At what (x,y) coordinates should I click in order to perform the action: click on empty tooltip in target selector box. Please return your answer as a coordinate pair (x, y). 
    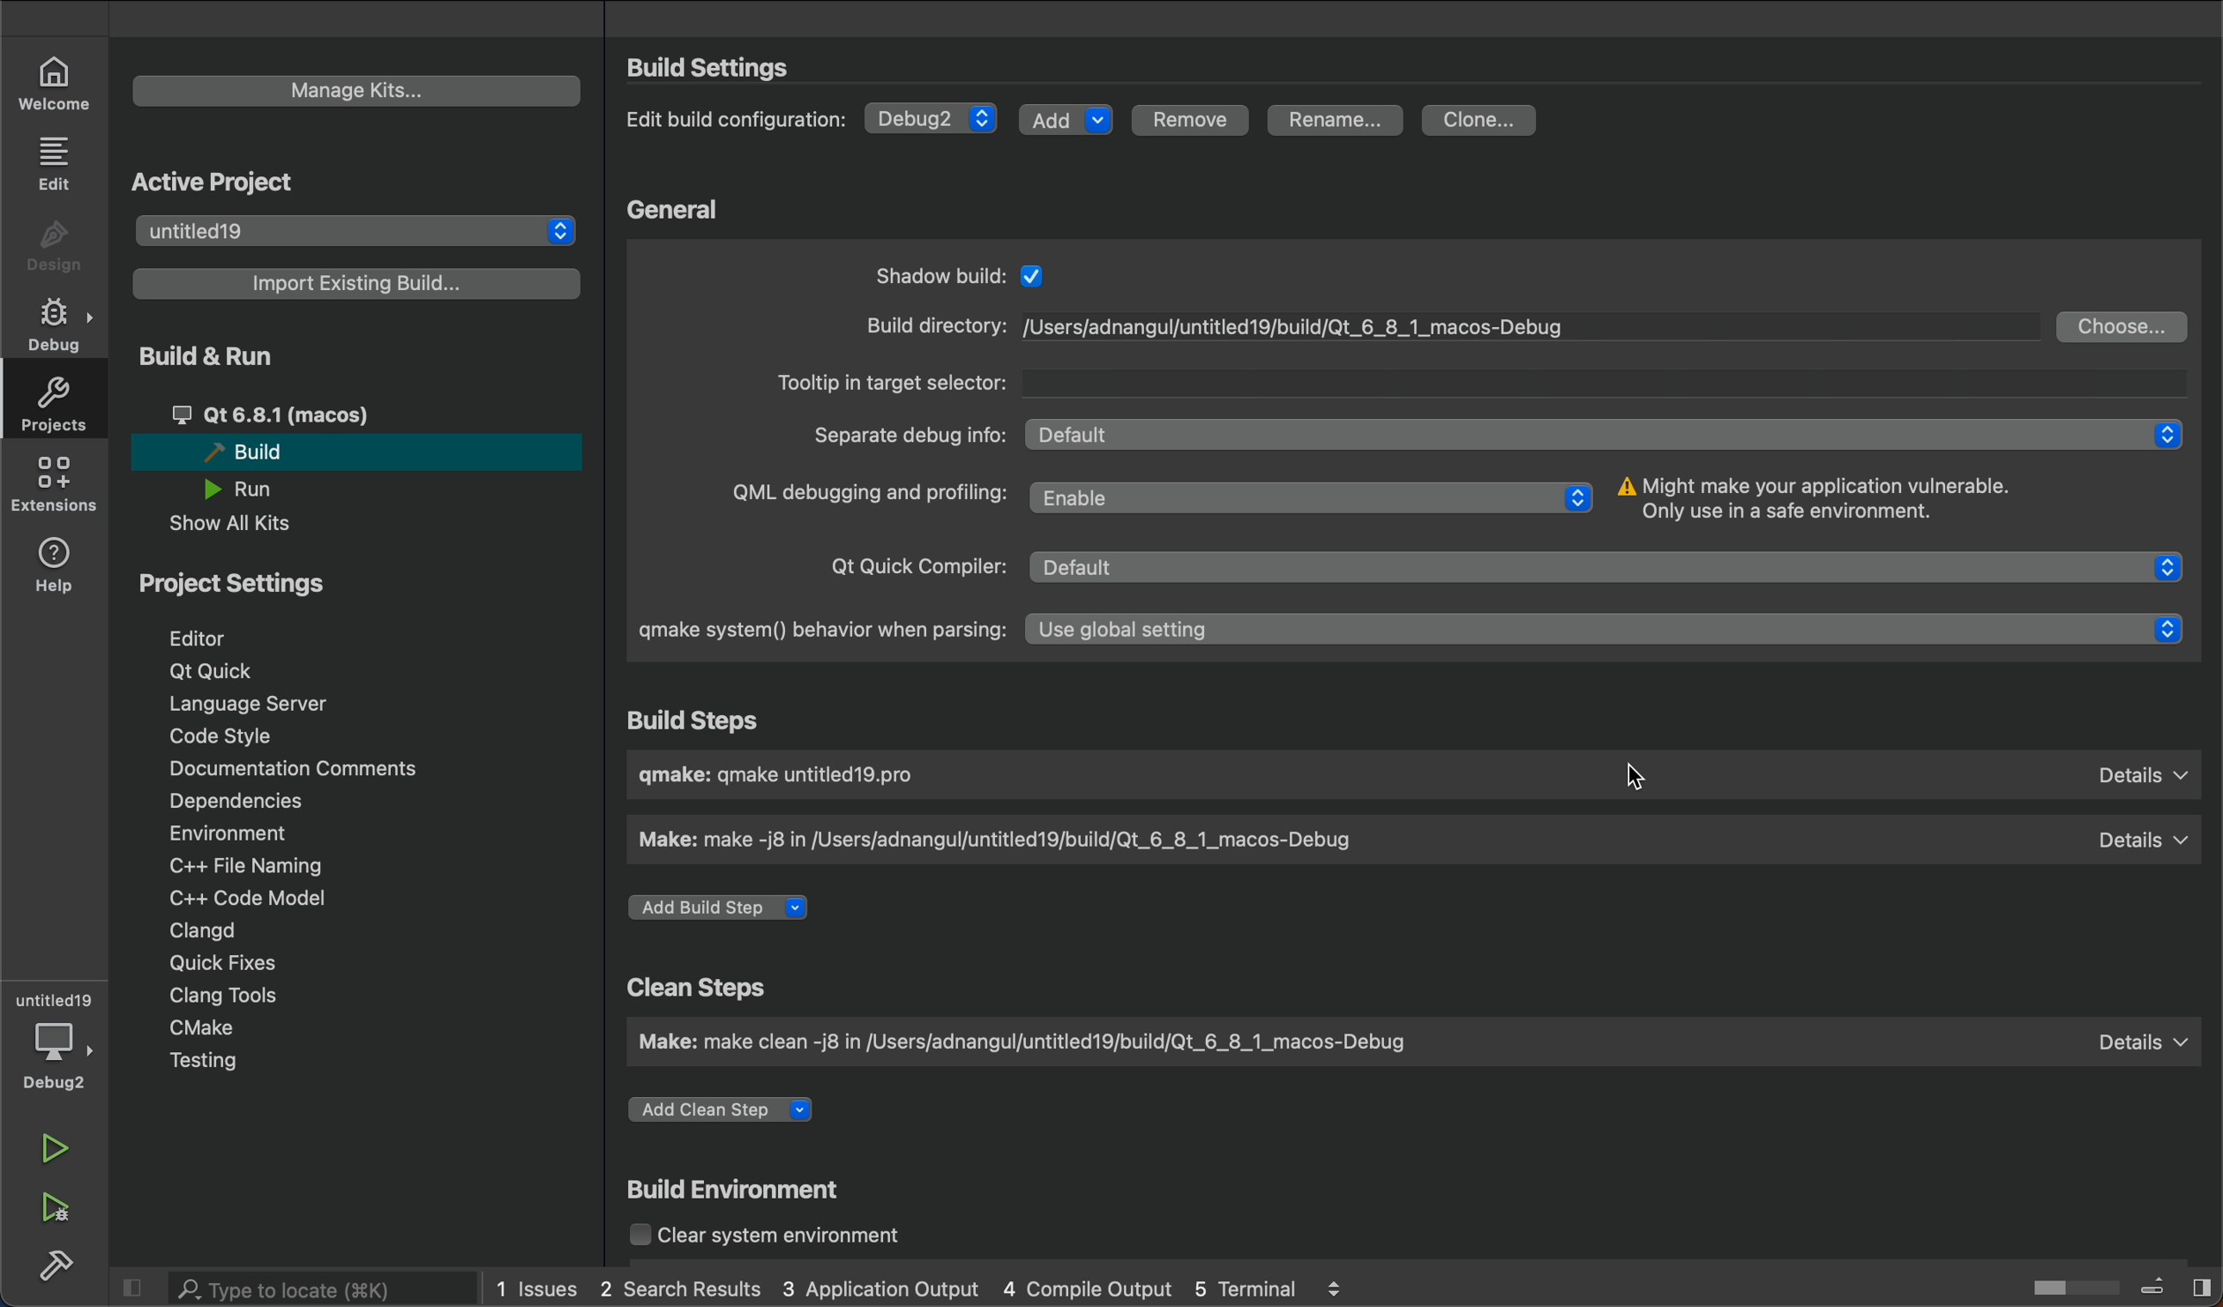
    Looking at the image, I should click on (1600, 378).